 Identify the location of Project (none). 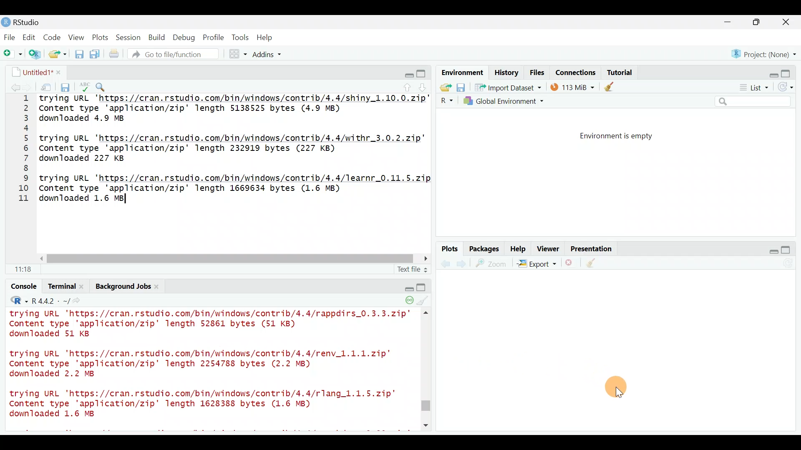
(766, 53).